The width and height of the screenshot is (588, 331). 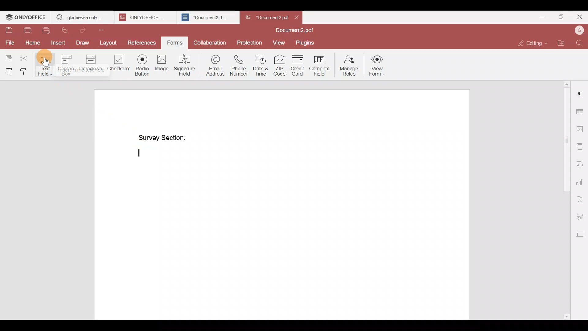 What do you see at coordinates (349, 65) in the screenshot?
I see `Manage roles` at bounding box center [349, 65].